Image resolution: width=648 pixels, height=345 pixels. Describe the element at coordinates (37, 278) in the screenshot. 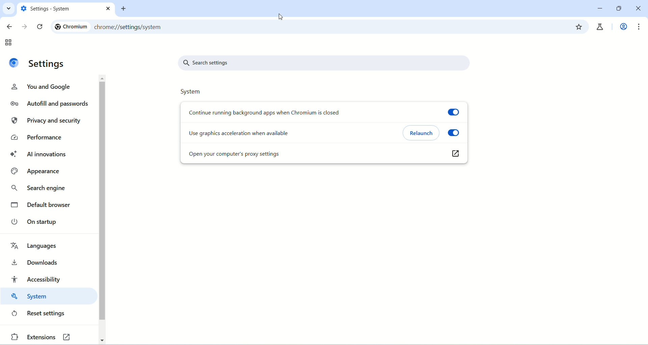

I see `accessibility` at that location.